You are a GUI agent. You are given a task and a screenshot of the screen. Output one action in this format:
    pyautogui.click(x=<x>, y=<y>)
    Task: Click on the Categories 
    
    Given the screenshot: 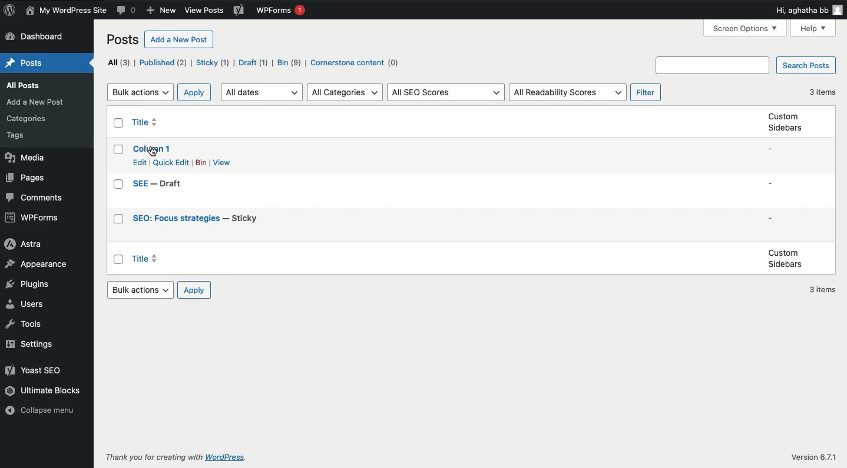 What is the action you would take?
    pyautogui.click(x=26, y=119)
    